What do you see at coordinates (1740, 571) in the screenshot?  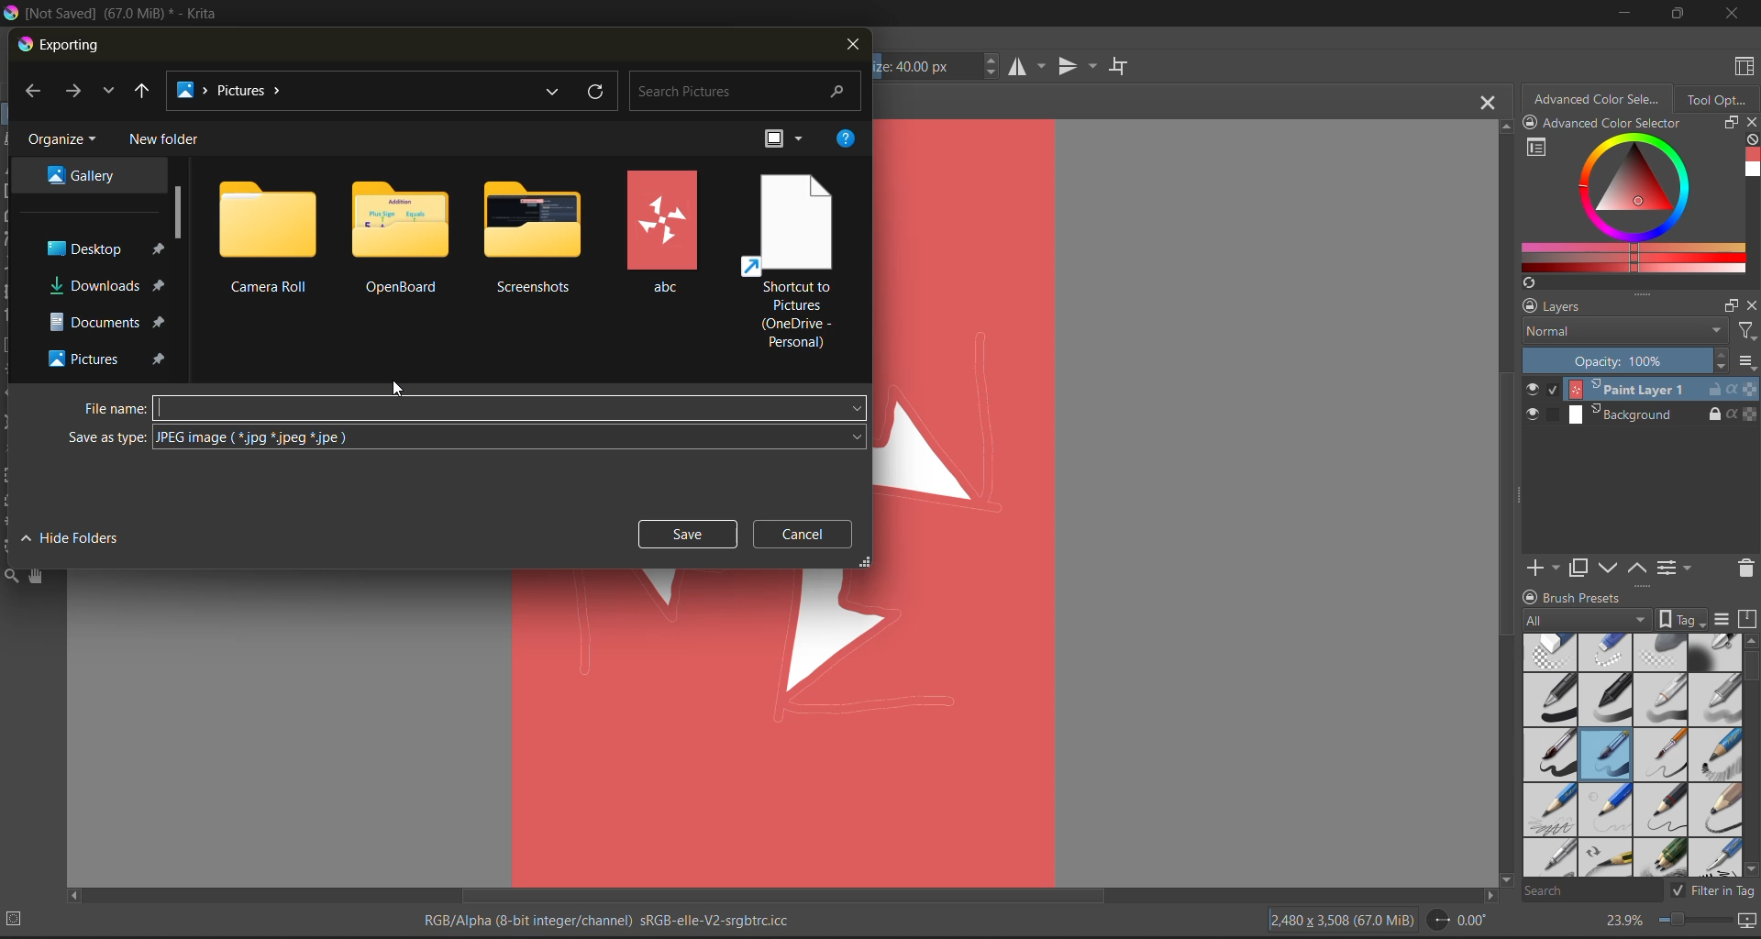 I see `delete the layer or mask` at bounding box center [1740, 571].